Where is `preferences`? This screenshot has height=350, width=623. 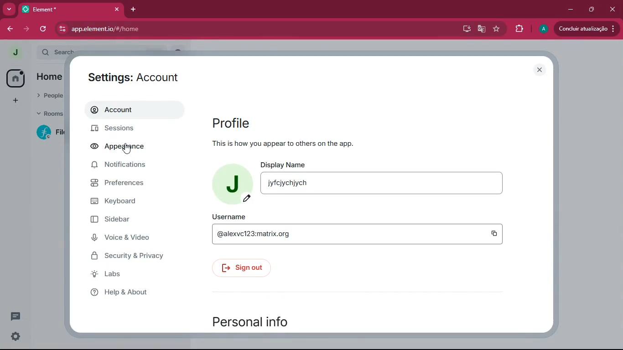 preferences is located at coordinates (133, 185).